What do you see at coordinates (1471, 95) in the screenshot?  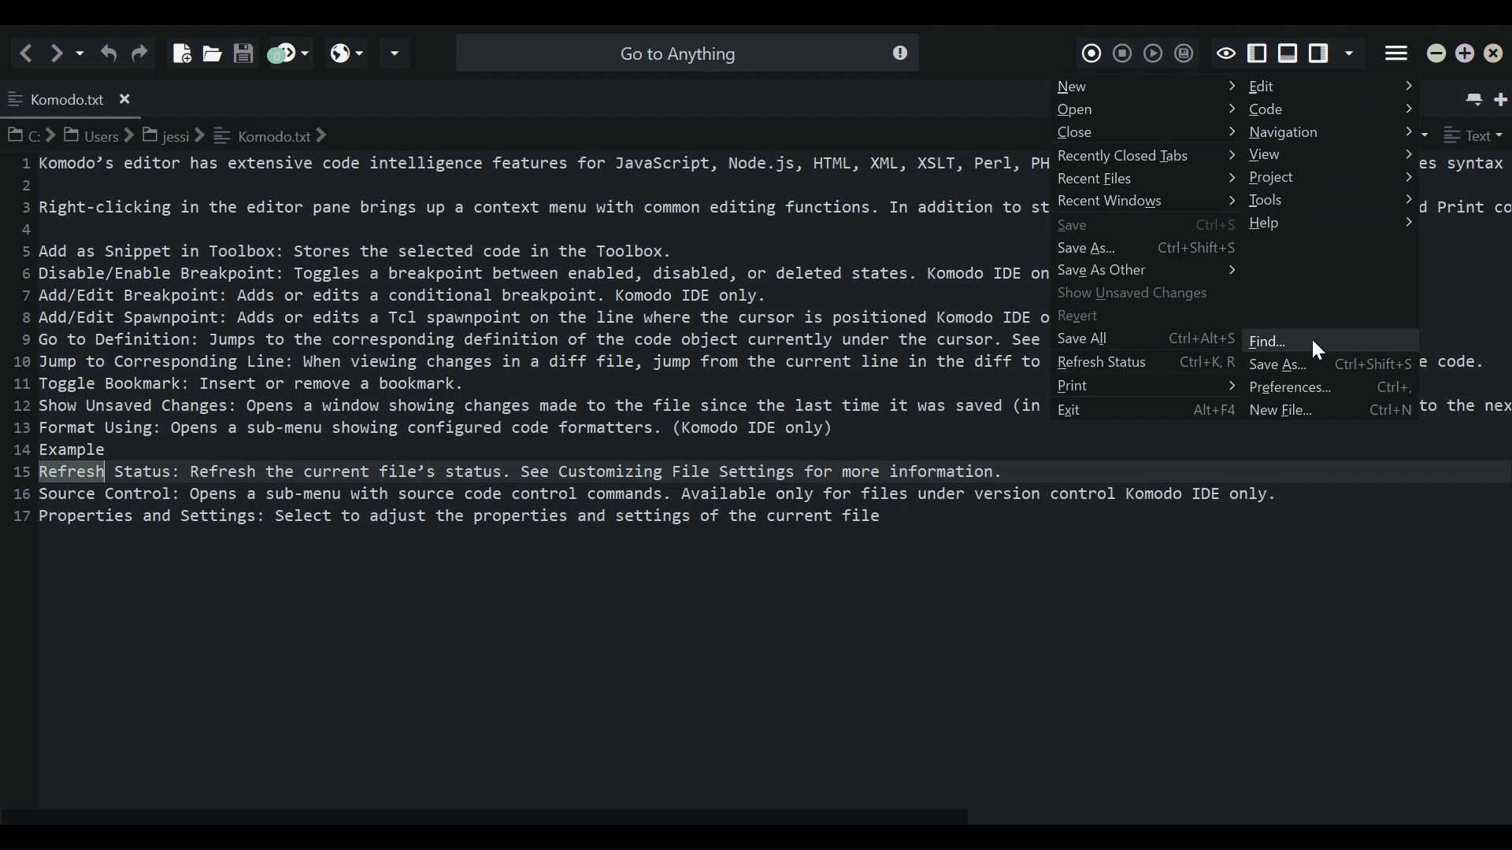 I see `List all tabs` at bounding box center [1471, 95].